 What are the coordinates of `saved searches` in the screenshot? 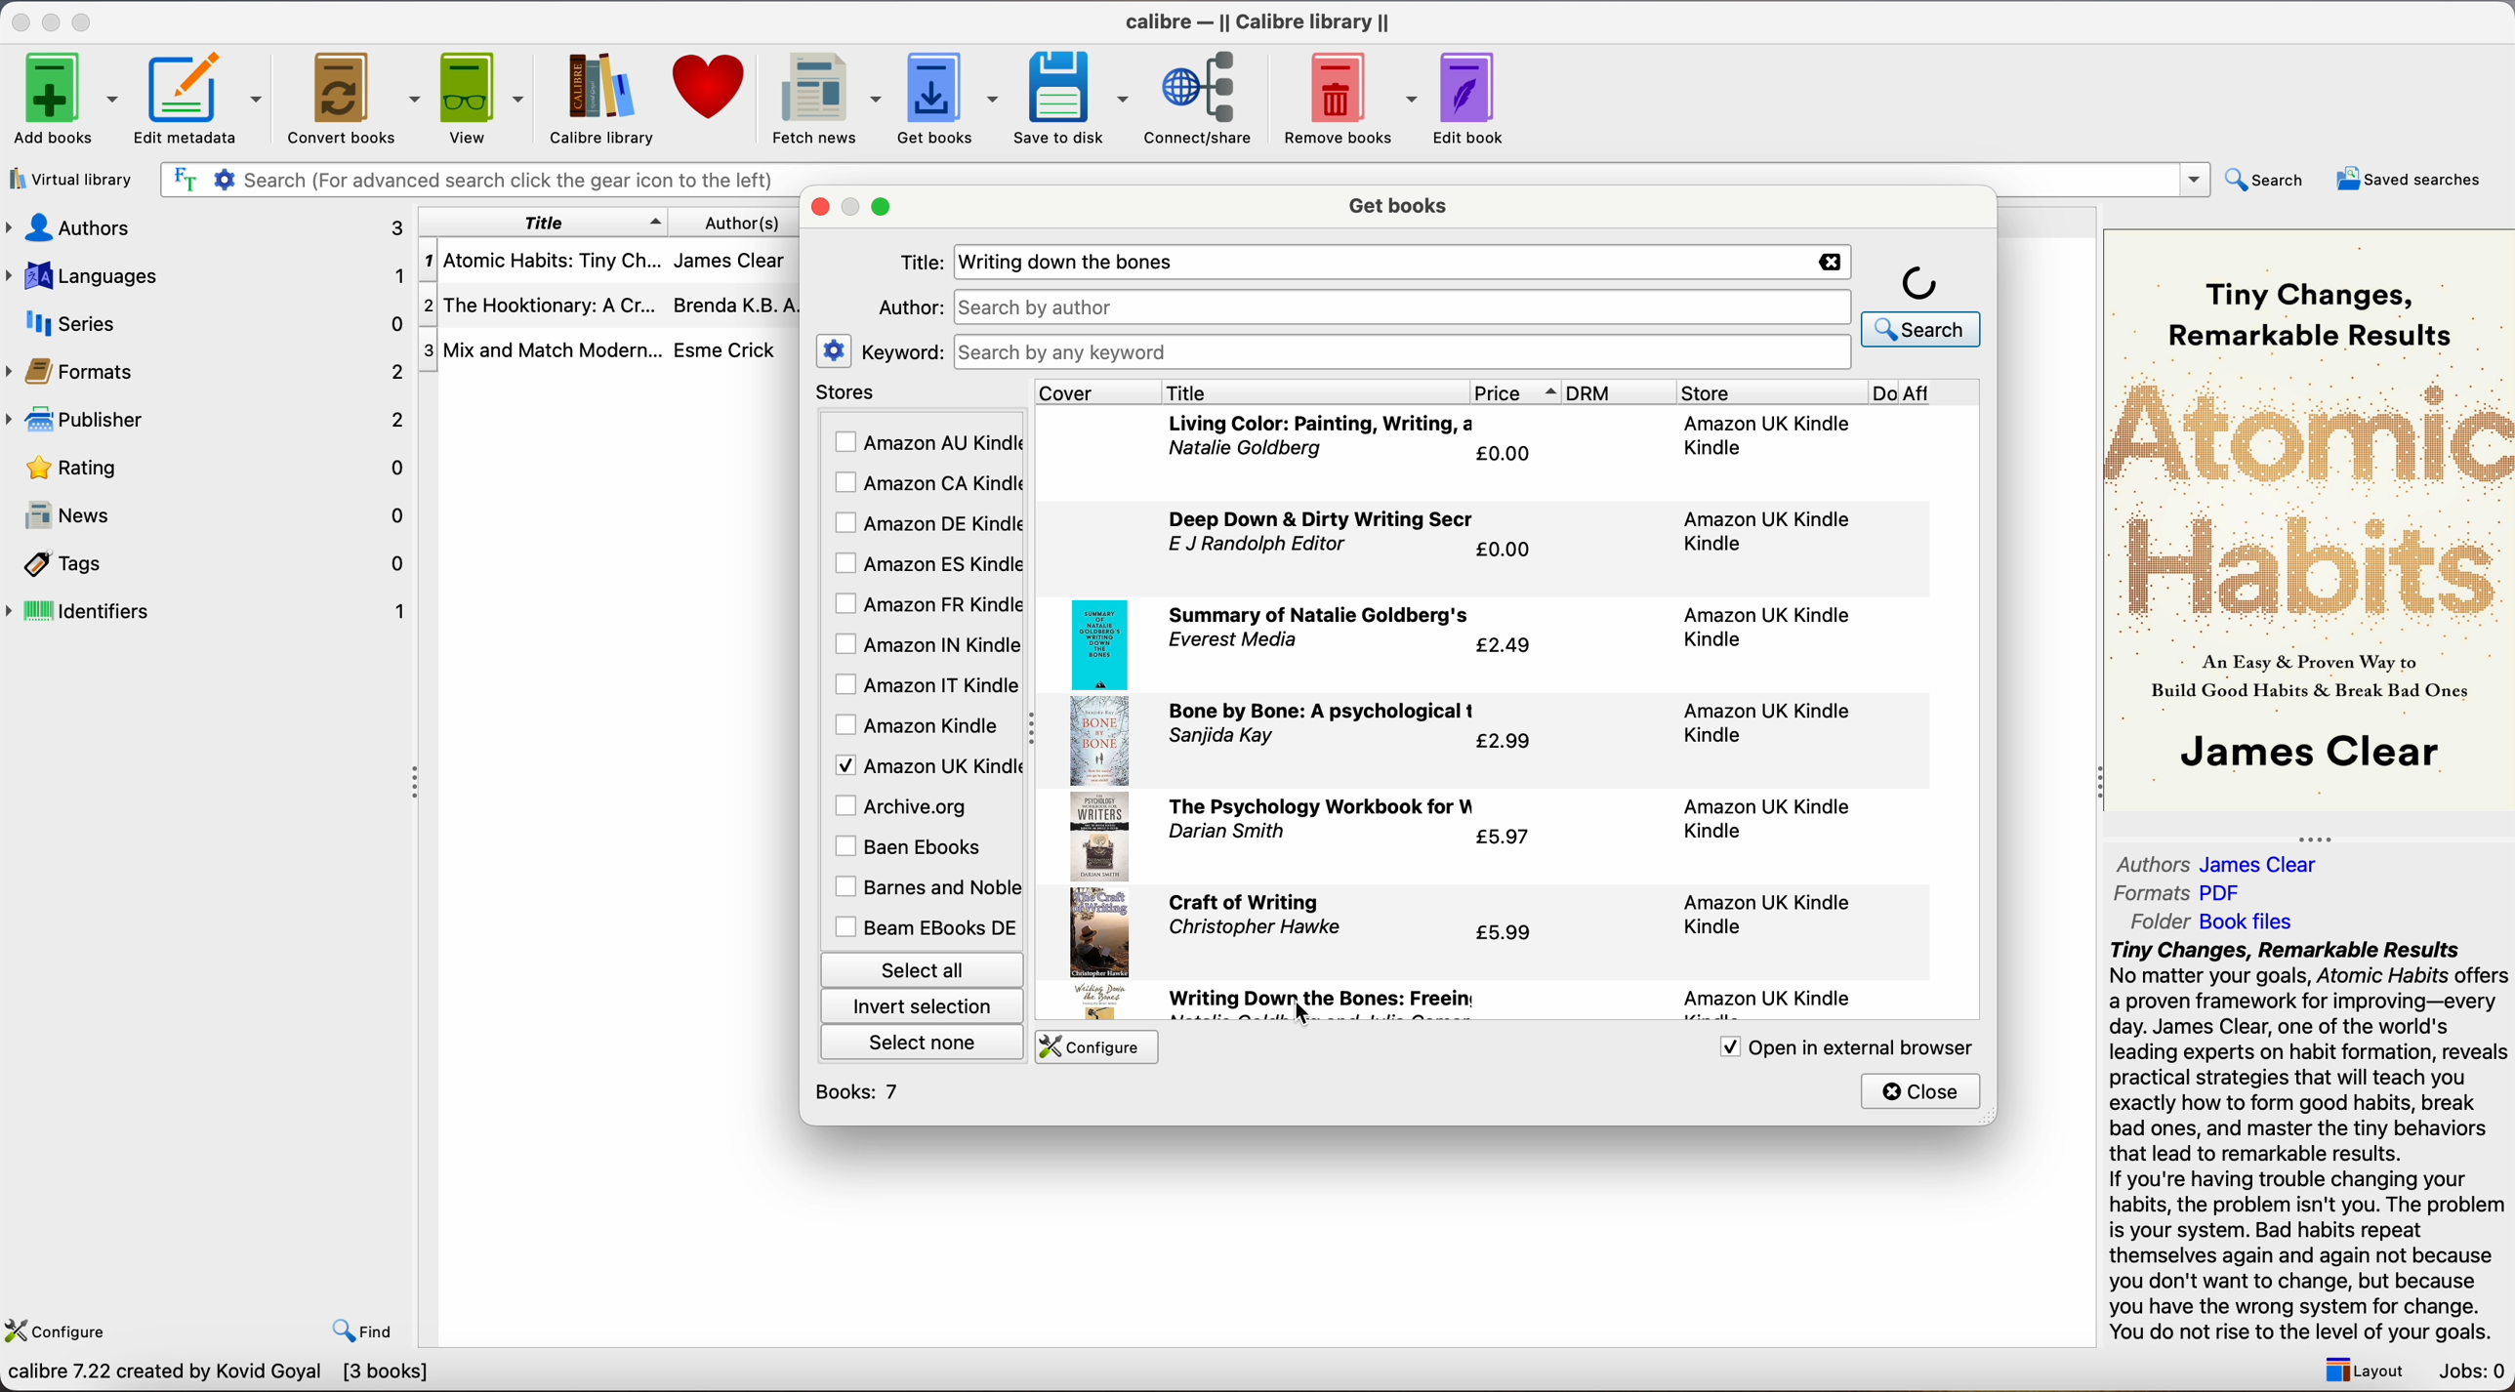 It's located at (2410, 179).